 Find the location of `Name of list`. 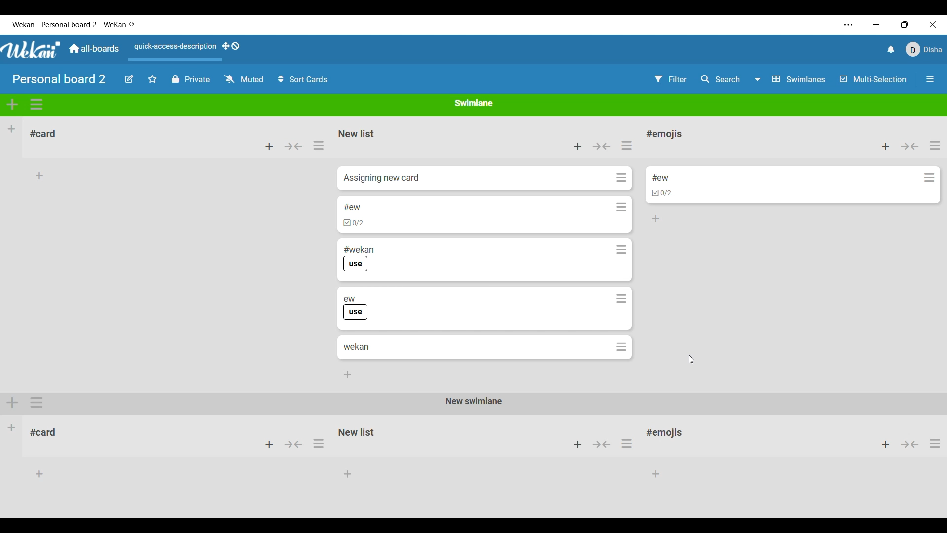

Name of list is located at coordinates (358, 133).